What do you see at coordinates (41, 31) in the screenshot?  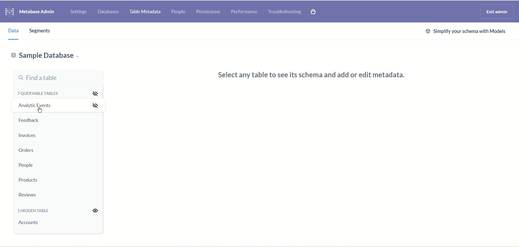 I see `segments` at bounding box center [41, 31].